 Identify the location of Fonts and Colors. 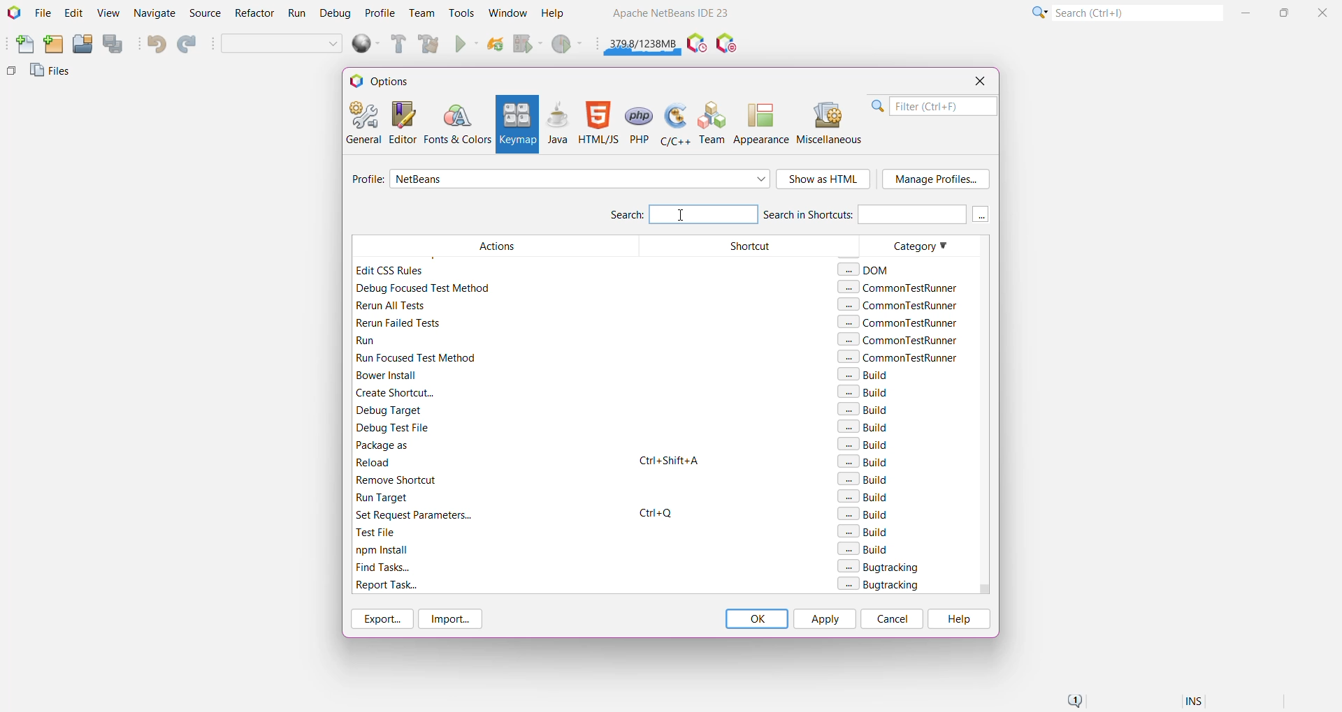
(457, 123).